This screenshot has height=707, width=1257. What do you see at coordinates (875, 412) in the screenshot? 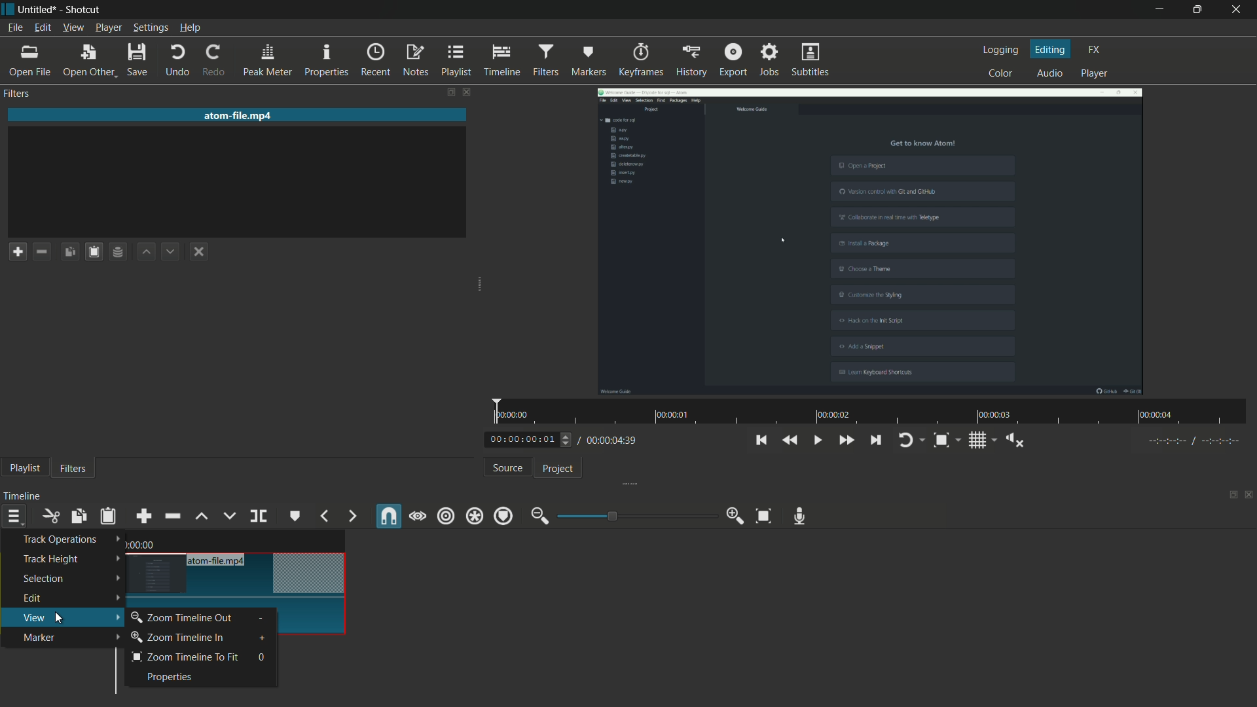
I see `time` at bounding box center [875, 412].